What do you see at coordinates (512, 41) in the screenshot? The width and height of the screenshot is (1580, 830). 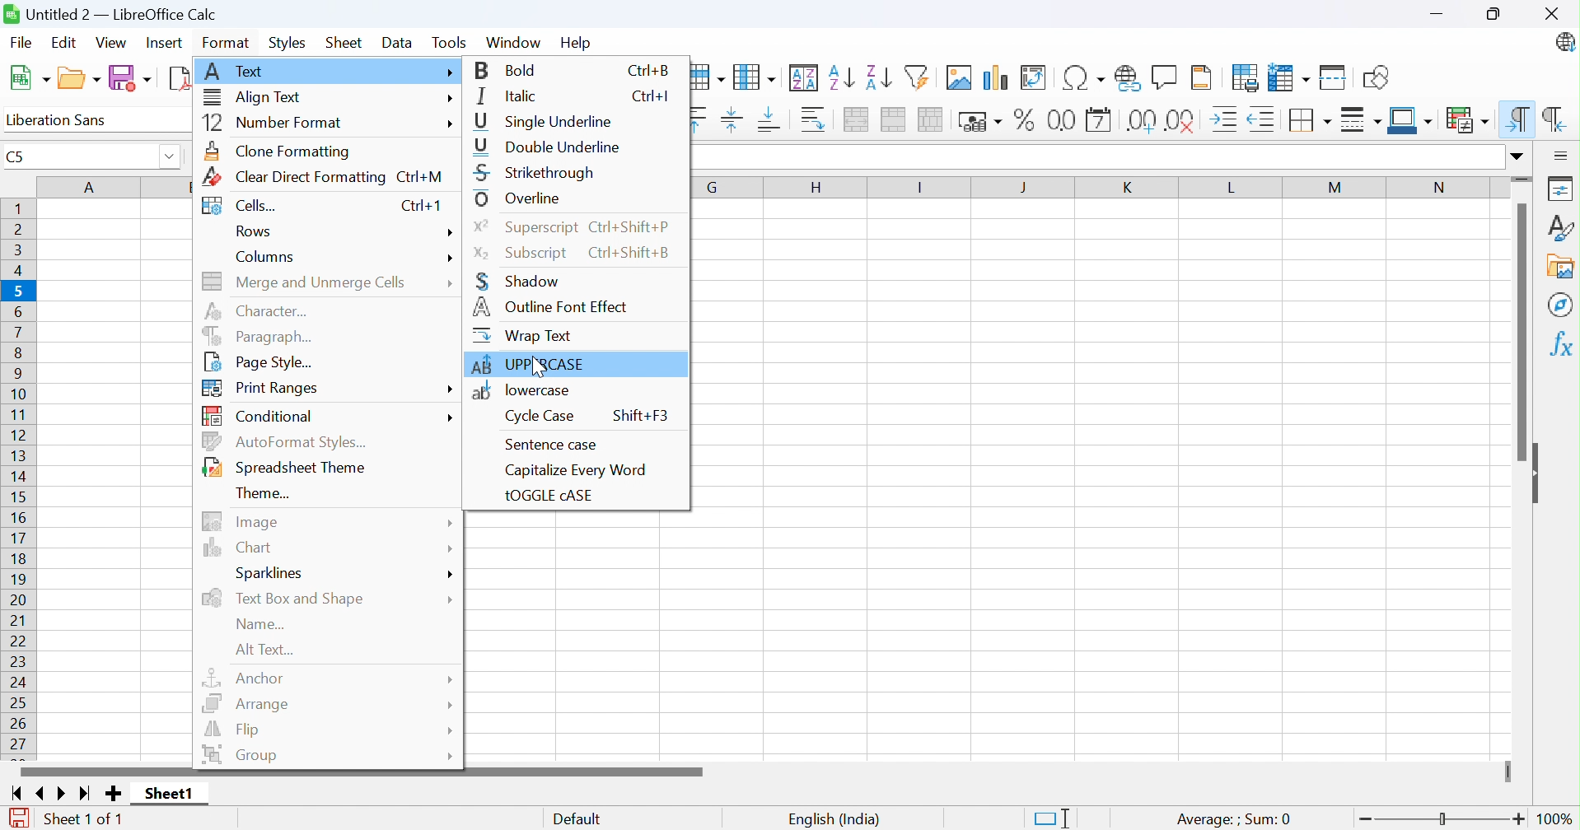 I see `Window` at bounding box center [512, 41].